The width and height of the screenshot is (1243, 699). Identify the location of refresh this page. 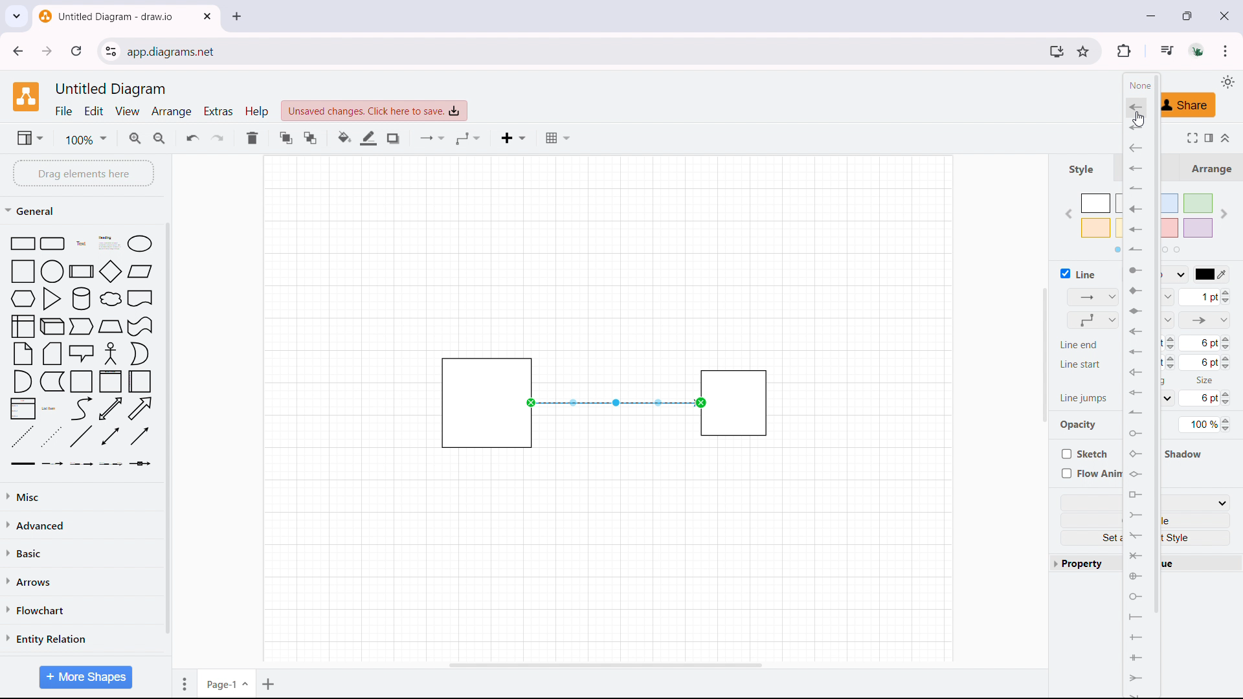
(77, 50).